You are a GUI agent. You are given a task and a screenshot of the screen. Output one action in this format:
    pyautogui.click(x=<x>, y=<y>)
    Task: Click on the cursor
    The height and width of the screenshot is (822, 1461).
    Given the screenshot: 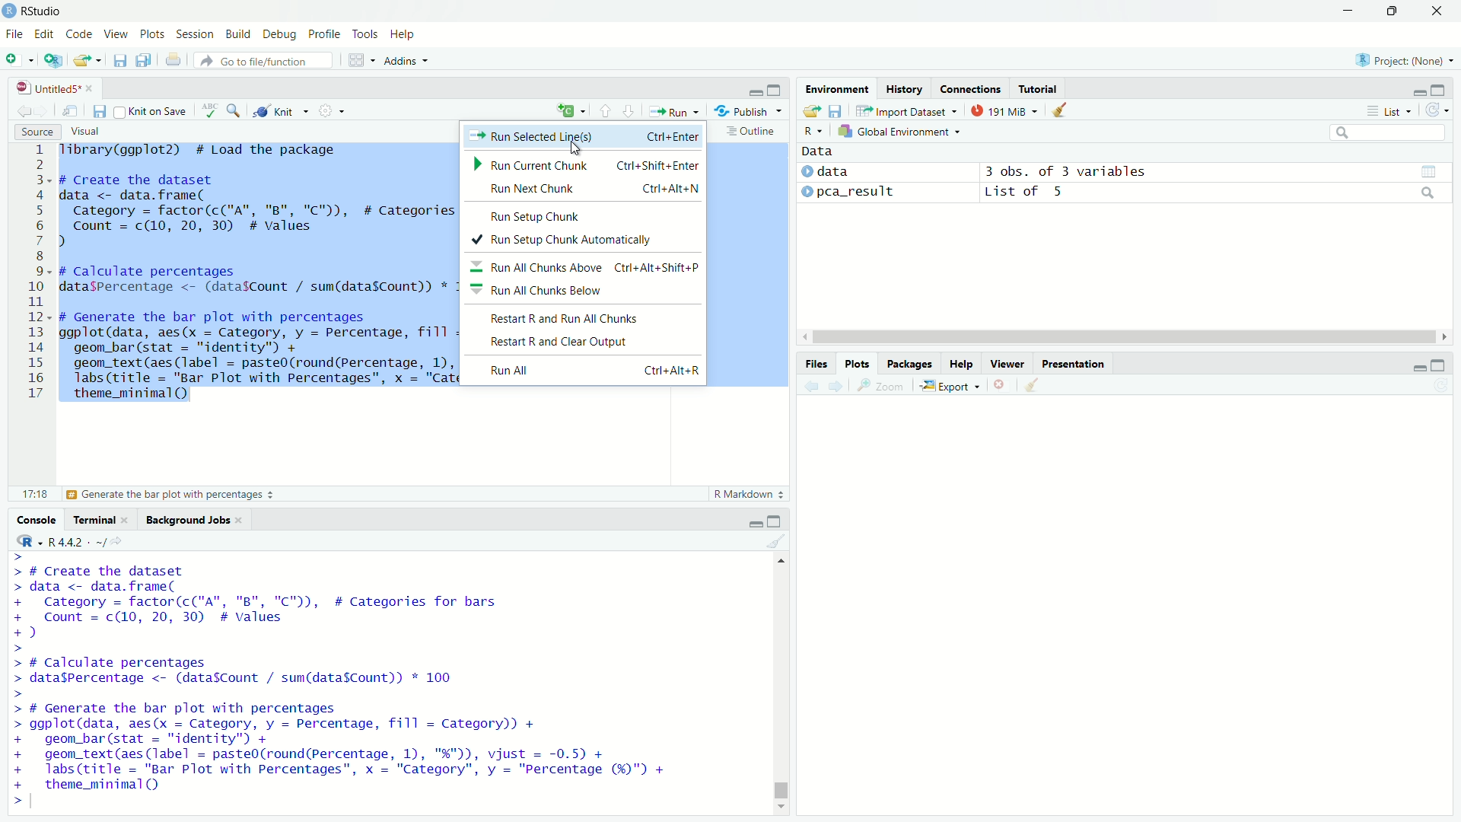 What is the action you would take?
    pyautogui.click(x=578, y=146)
    